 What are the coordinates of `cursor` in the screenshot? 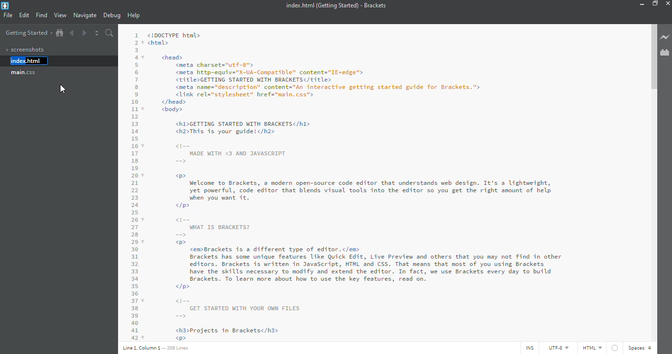 It's located at (64, 90).